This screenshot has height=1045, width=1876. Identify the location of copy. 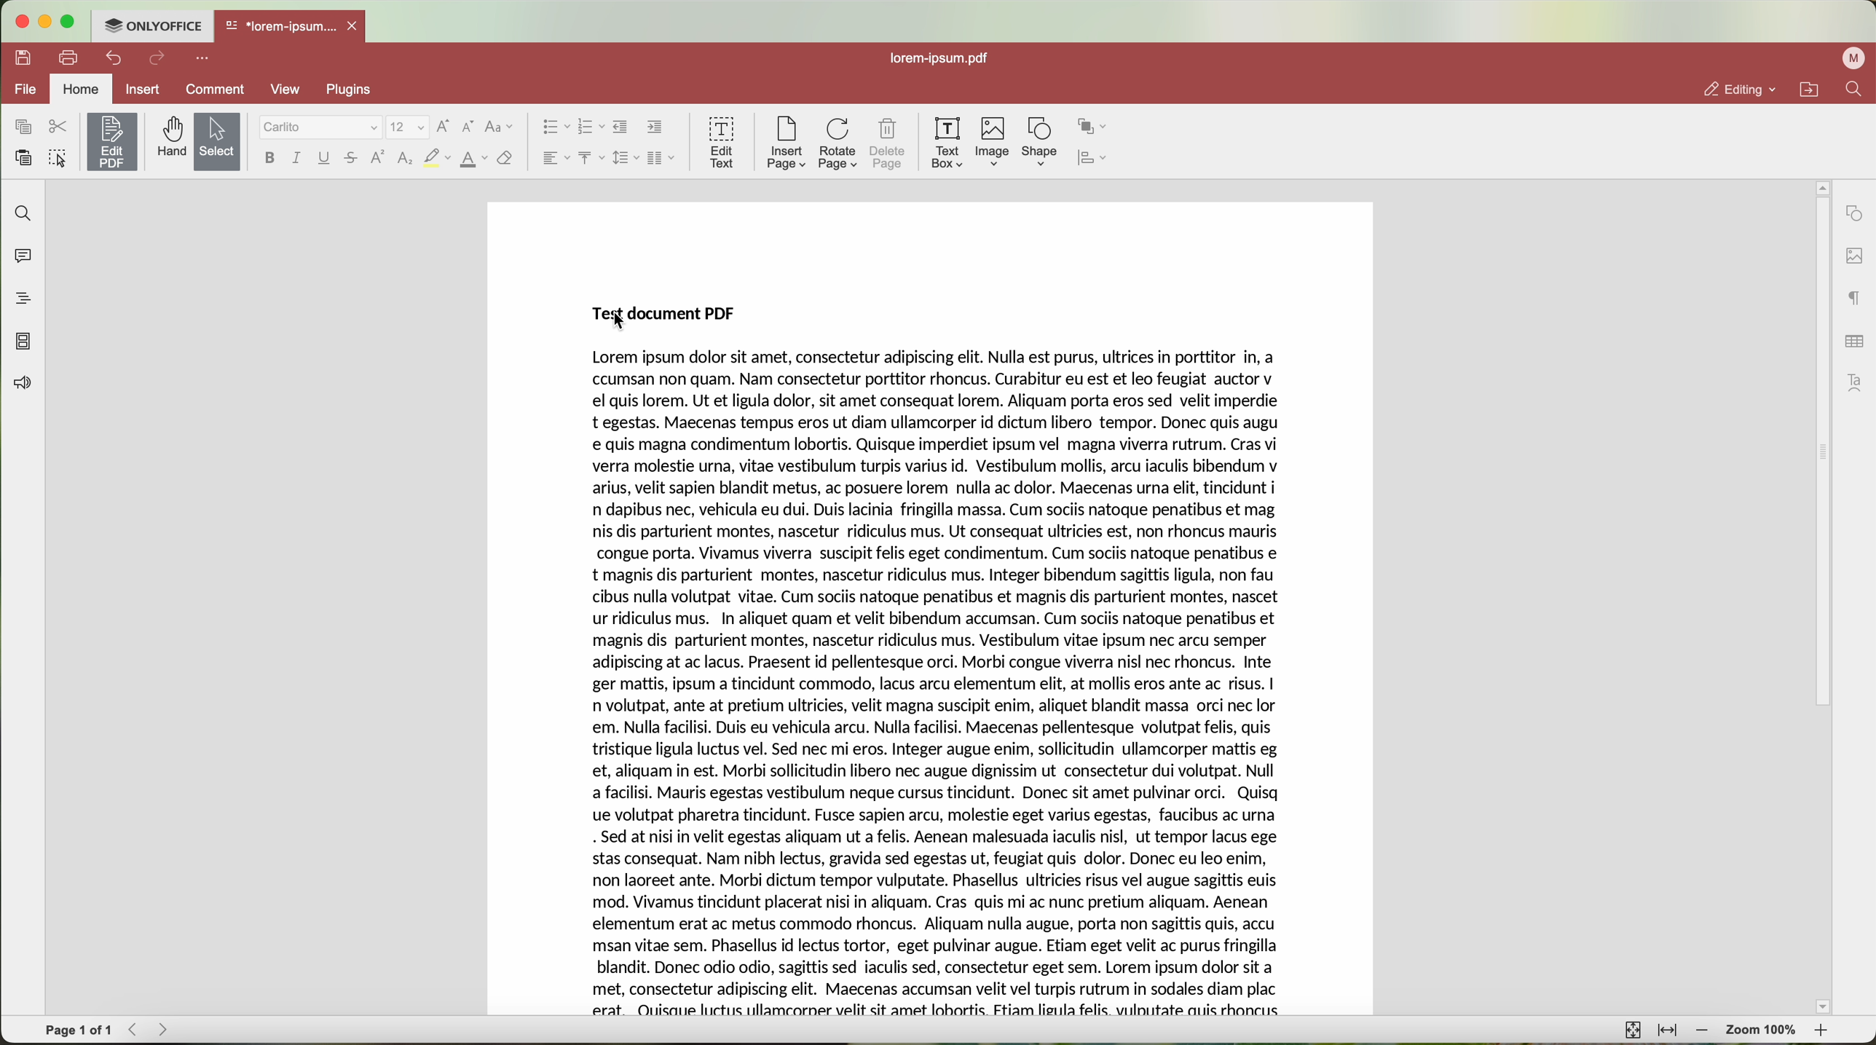
(23, 127).